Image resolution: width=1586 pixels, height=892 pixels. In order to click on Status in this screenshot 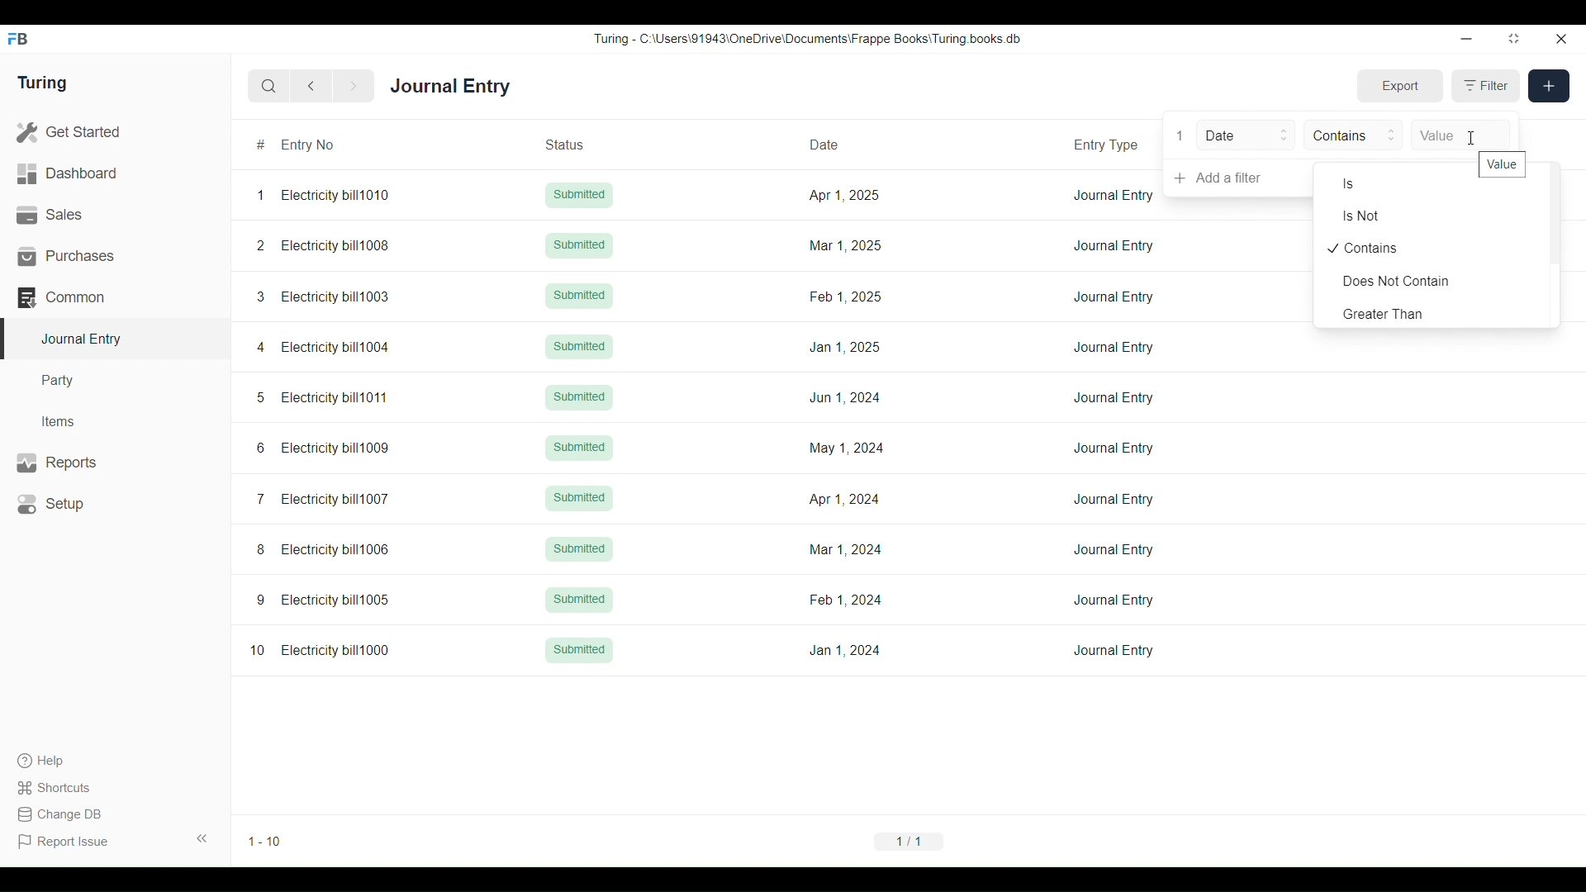, I will do `click(584, 144)`.